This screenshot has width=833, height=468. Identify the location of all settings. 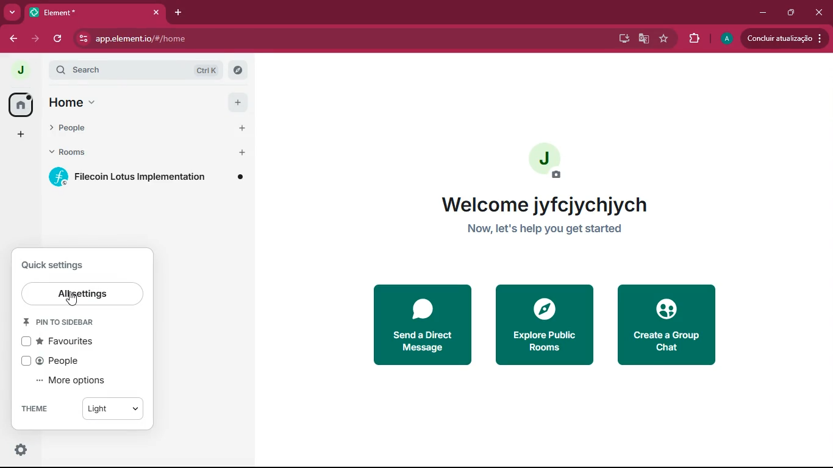
(81, 294).